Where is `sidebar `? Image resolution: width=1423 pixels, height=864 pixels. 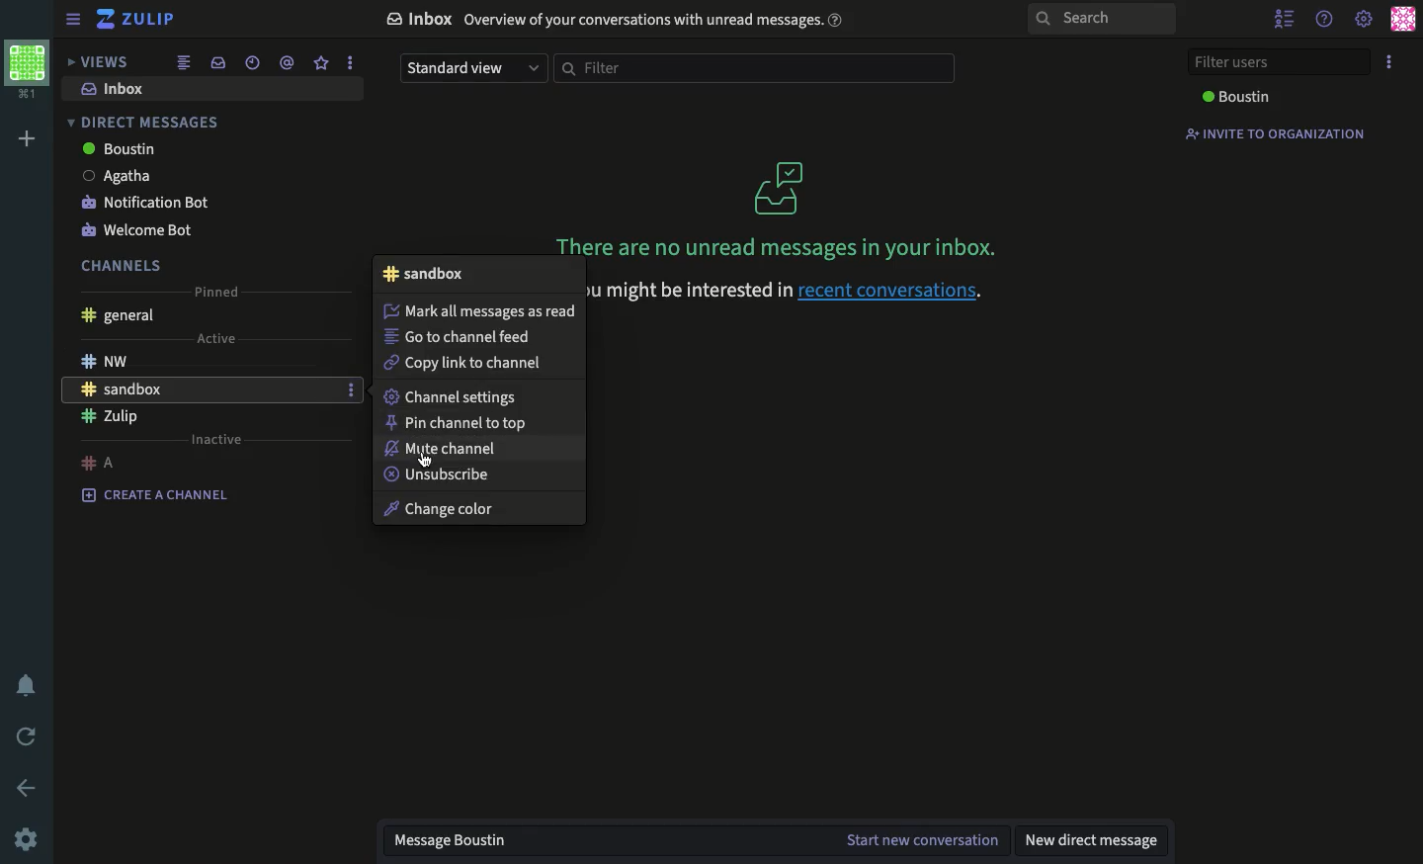
sidebar  is located at coordinates (69, 20).